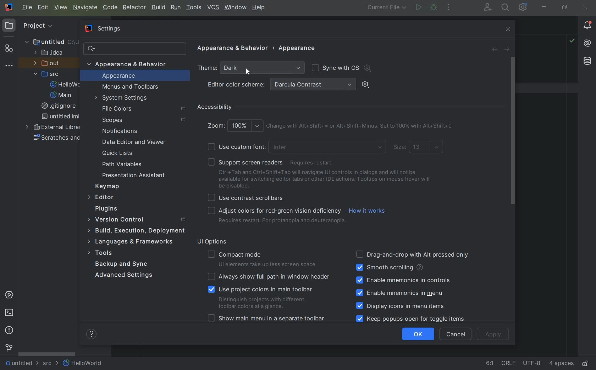  I want to click on DEBUG, so click(434, 7).